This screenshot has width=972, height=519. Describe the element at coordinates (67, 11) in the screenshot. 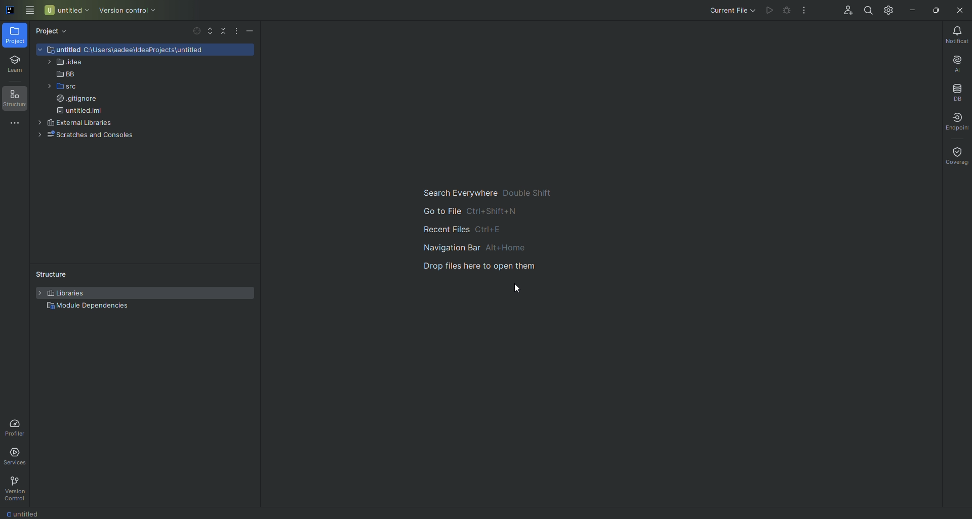

I see `Untitled` at that location.